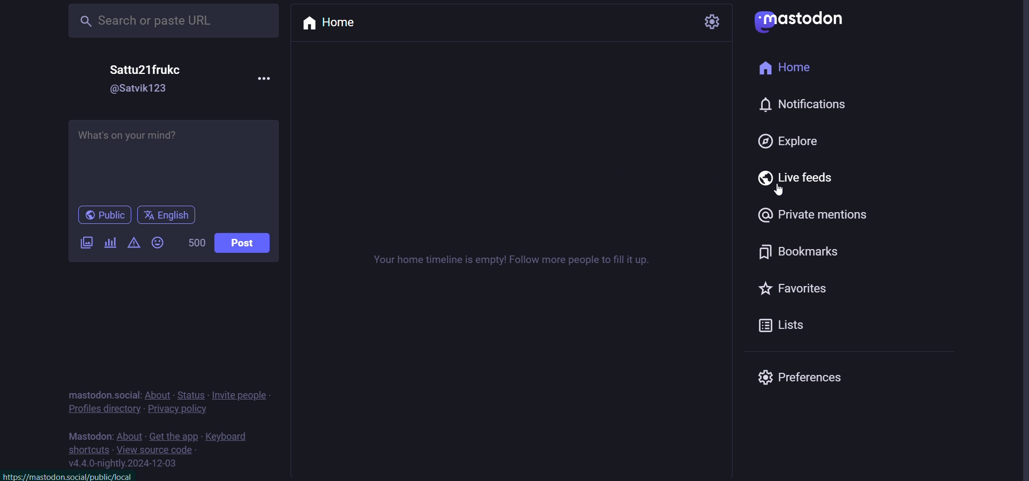 The height and width of the screenshot is (481, 1029). Describe the element at coordinates (135, 244) in the screenshot. I see `content warning` at that location.